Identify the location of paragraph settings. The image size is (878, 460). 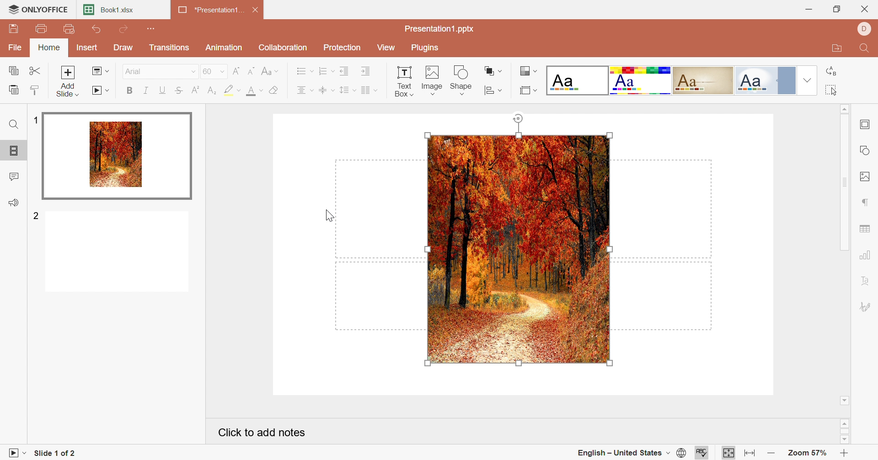
(866, 202).